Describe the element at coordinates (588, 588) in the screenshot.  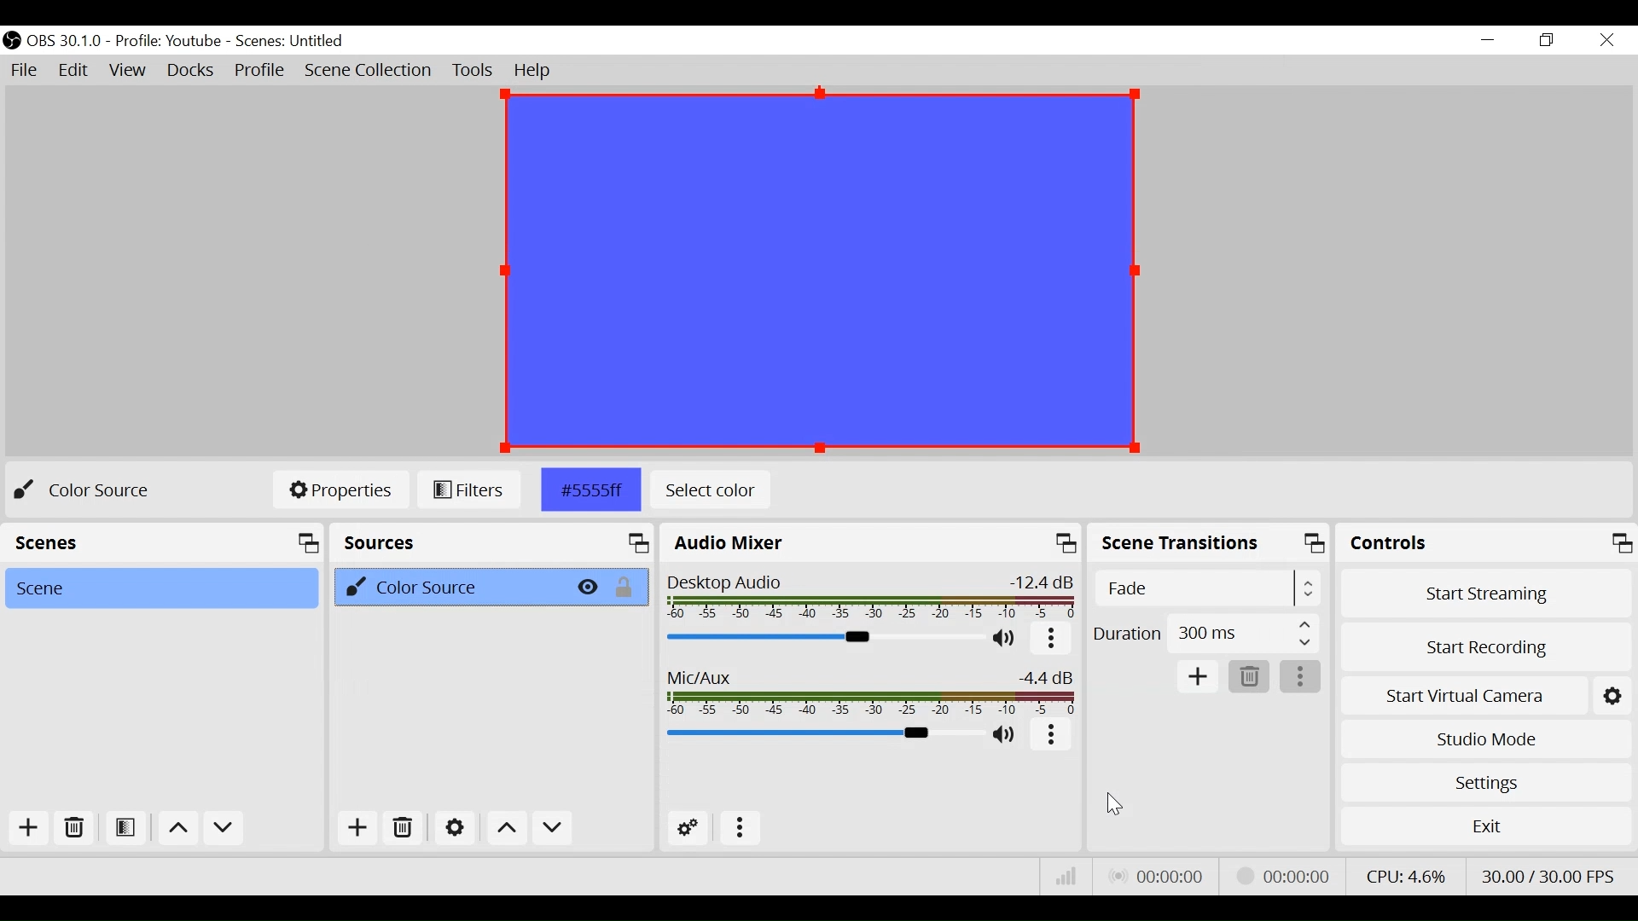
I see `Hide/Display` at that location.